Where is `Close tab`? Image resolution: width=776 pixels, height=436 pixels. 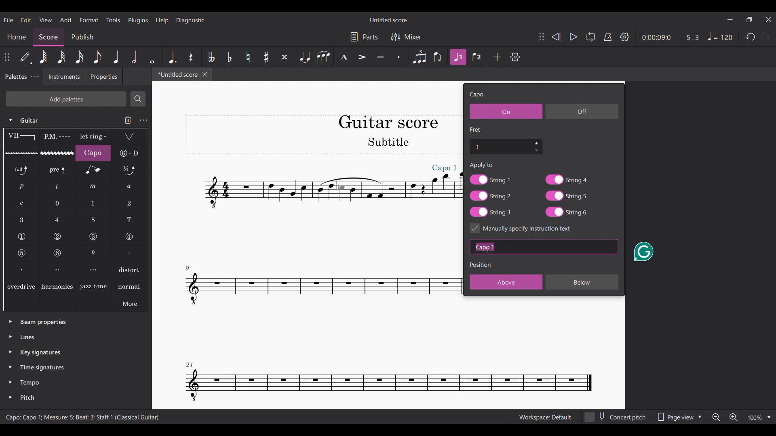
Close tab is located at coordinates (205, 74).